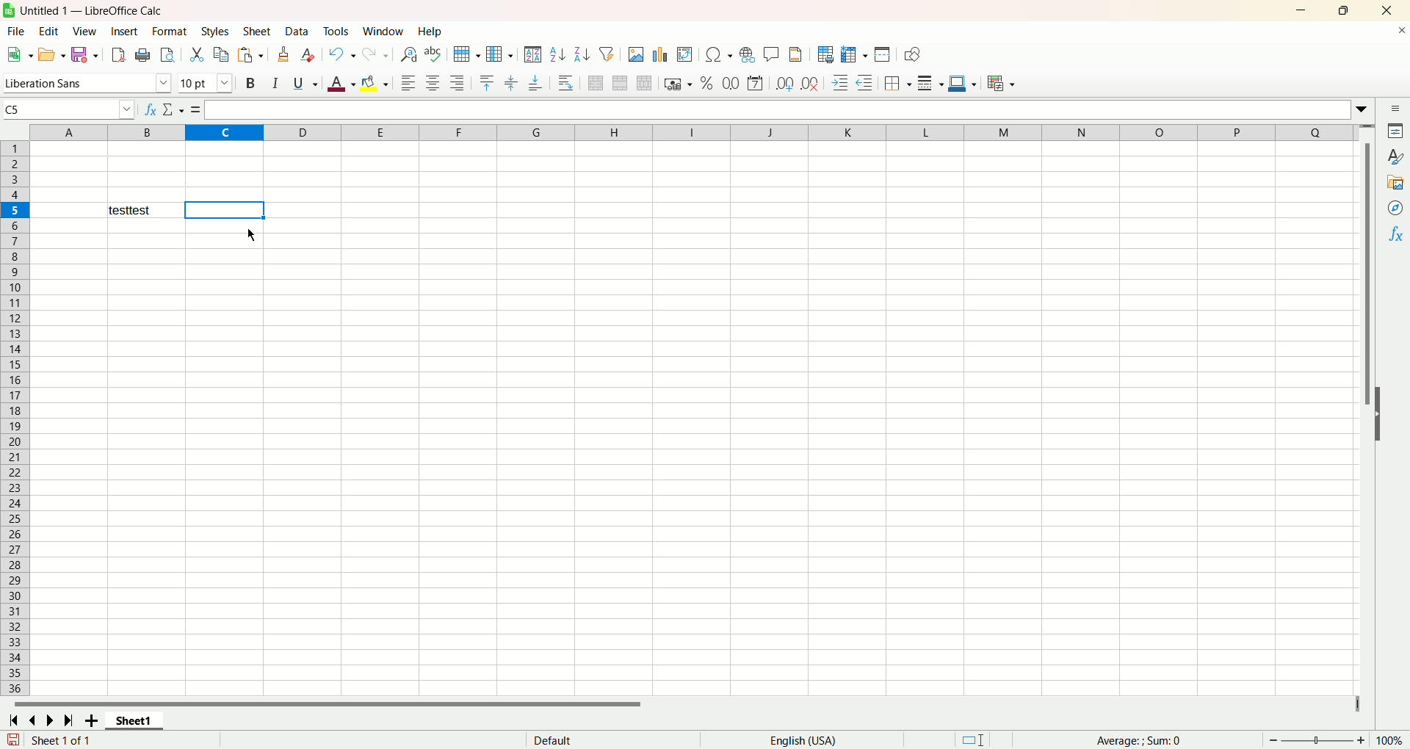 The width and height of the screenshot is (1410, 749). What do you see at coordinates (51, 721) in the screenshot?
I see `go to next page` at bounding box center [51, 721].